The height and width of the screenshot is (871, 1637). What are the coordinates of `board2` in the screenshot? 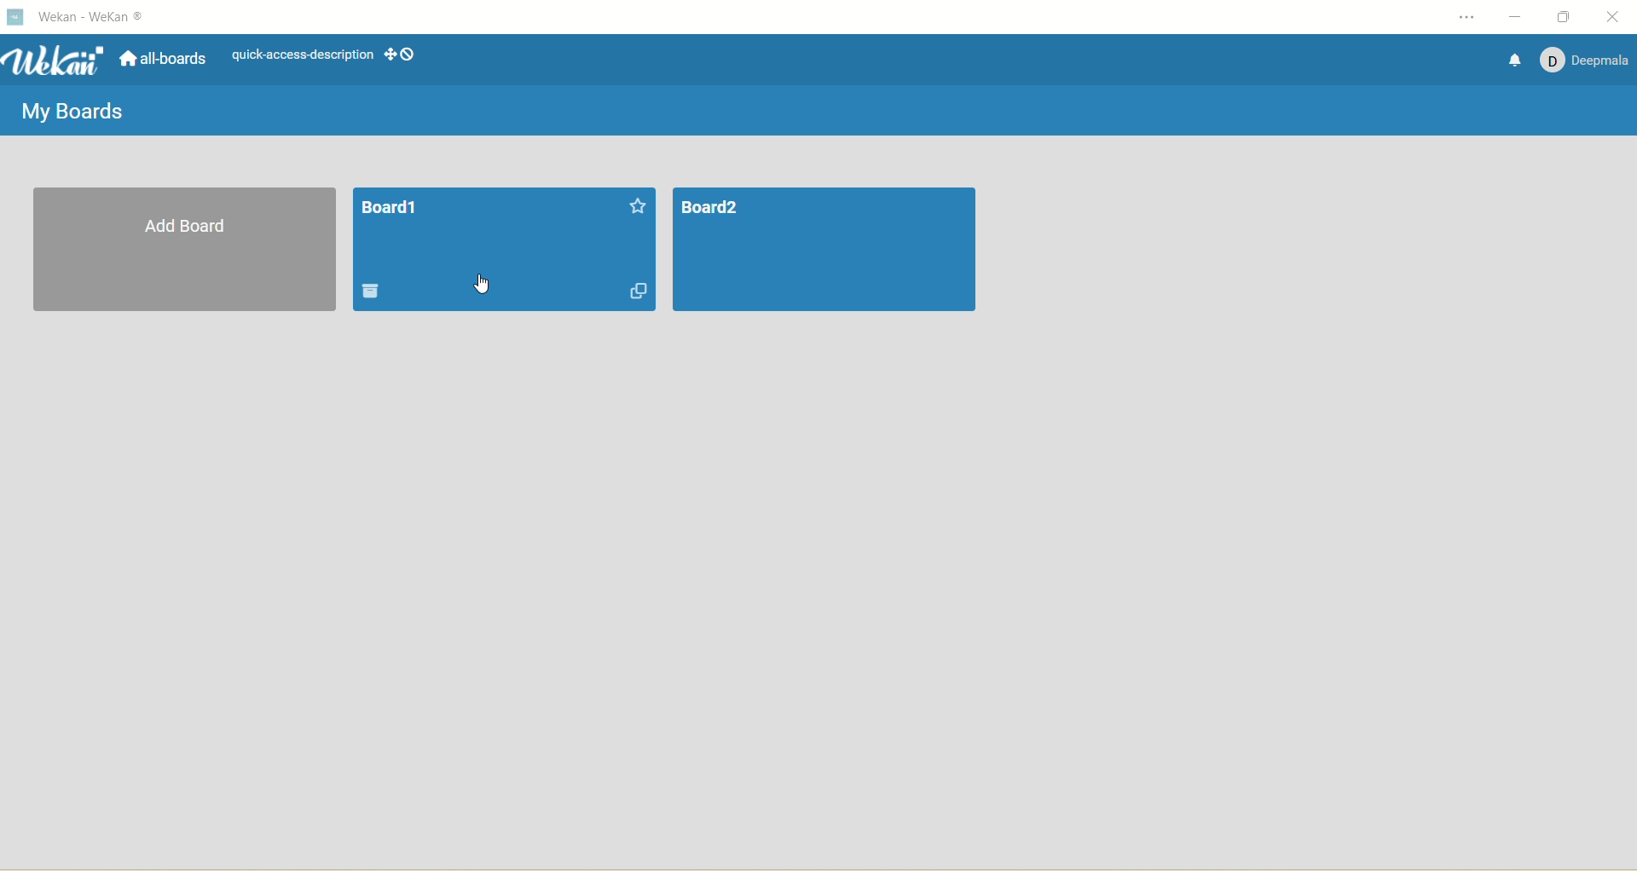 It's located at (821, 250).